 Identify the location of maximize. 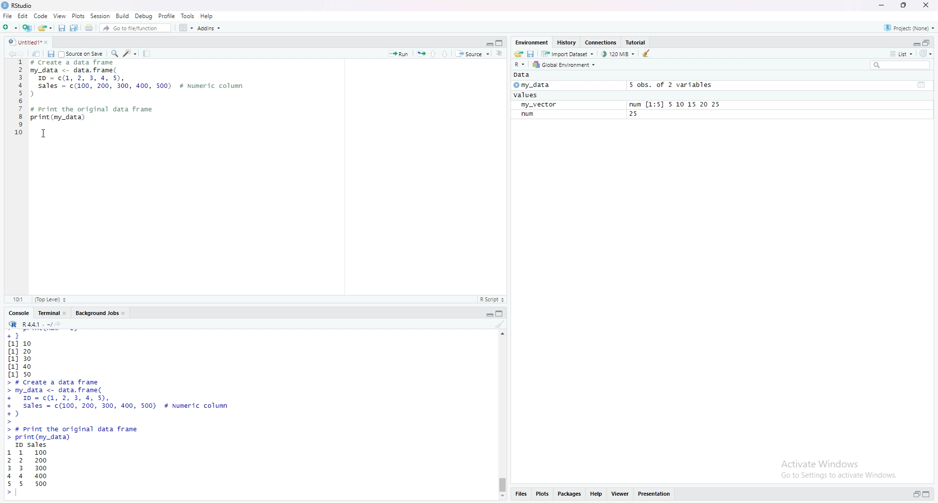
(930, 42).